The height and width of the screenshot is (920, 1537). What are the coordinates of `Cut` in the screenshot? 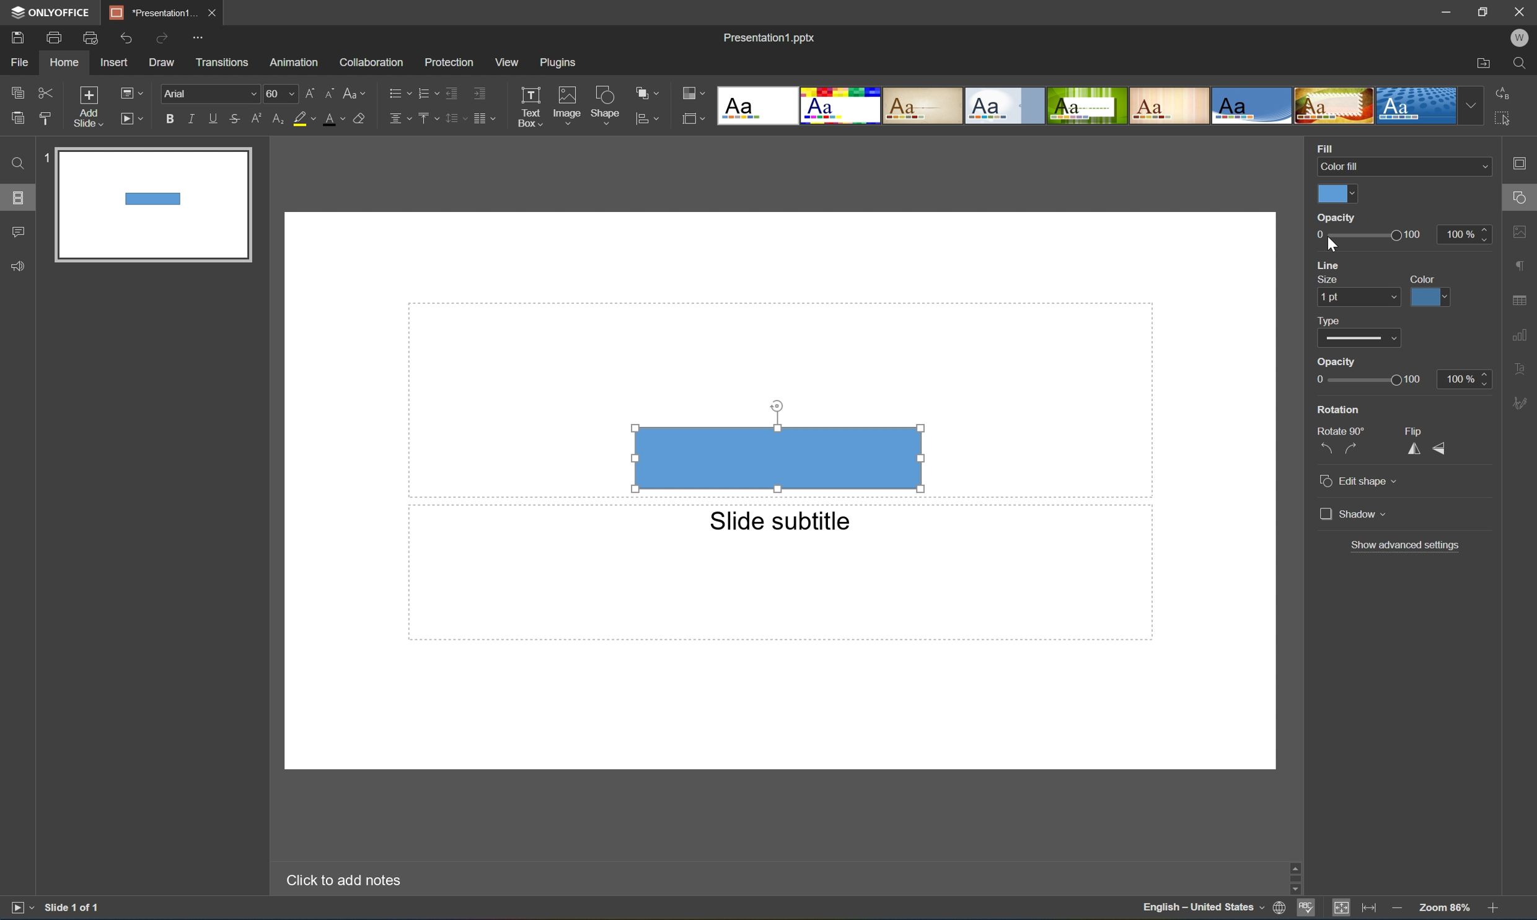 It's located at (44, 91).